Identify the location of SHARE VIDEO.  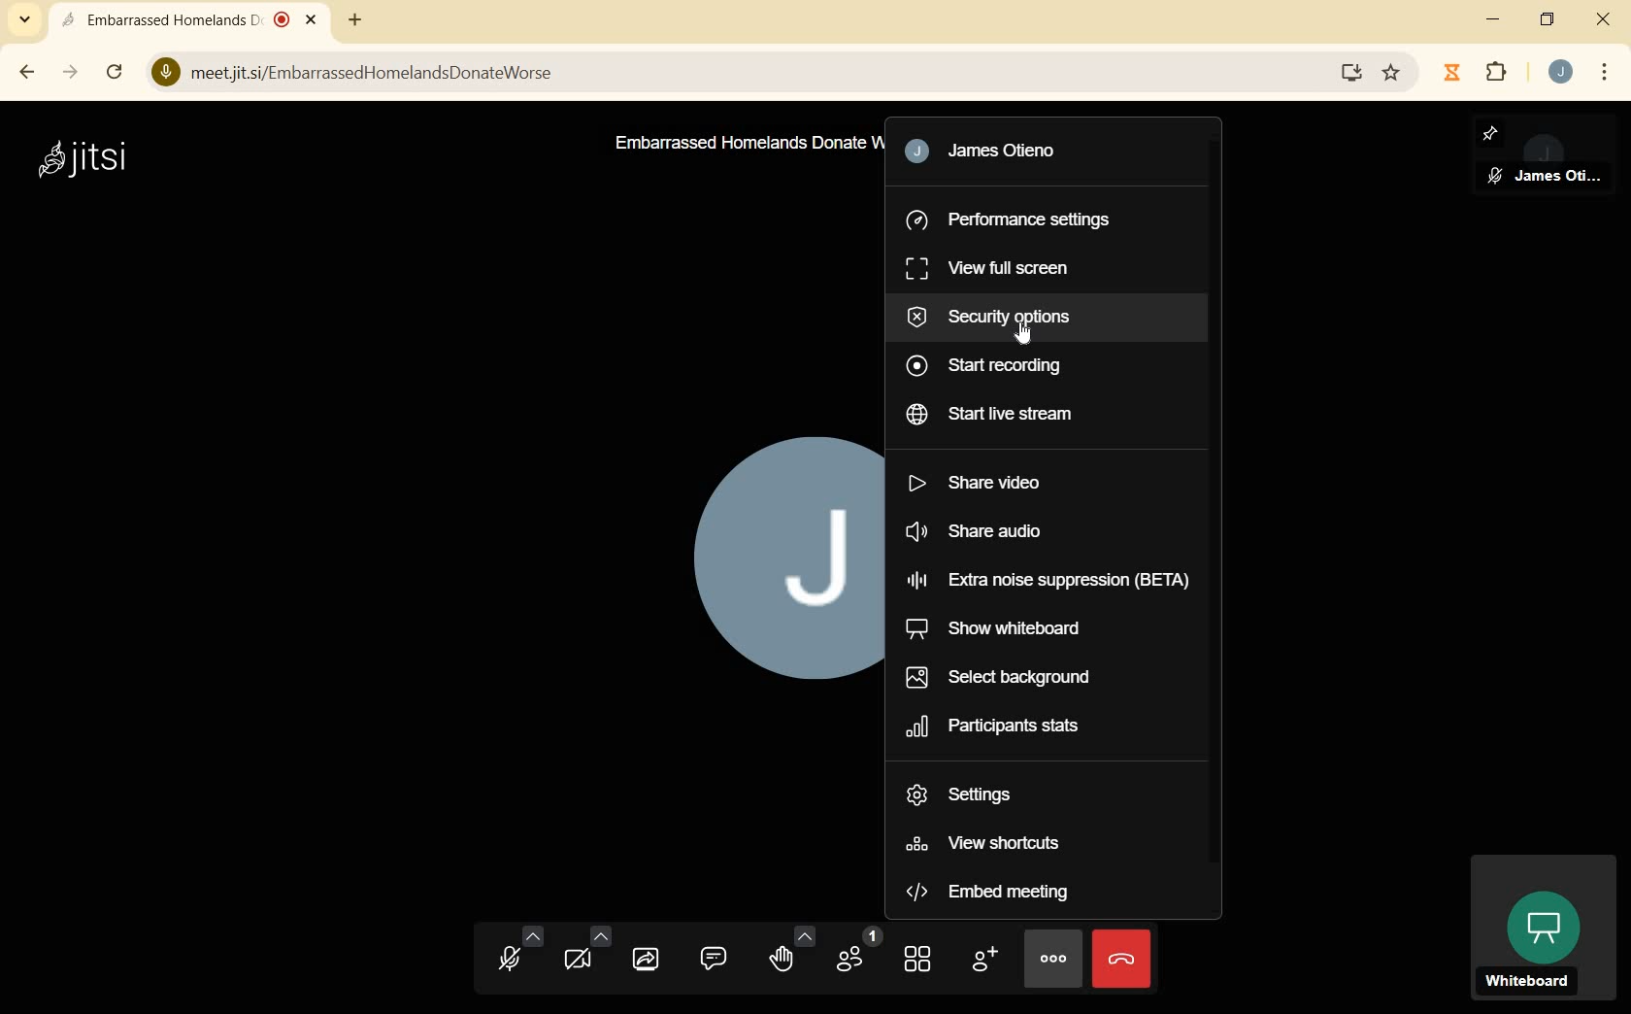
(982, 487).